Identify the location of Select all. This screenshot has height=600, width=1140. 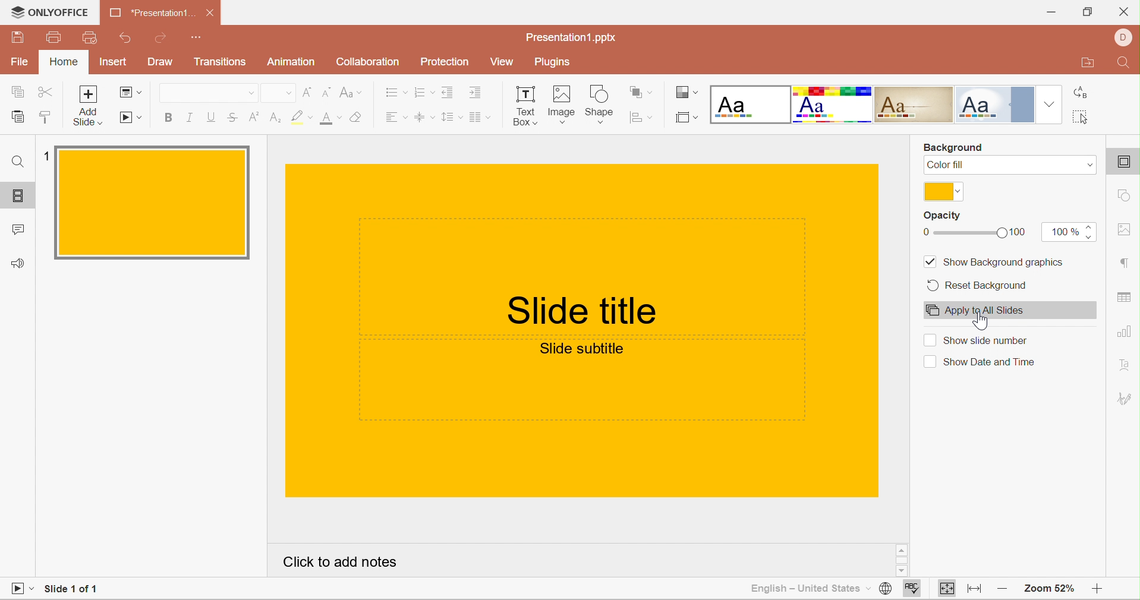
(1082, 119).